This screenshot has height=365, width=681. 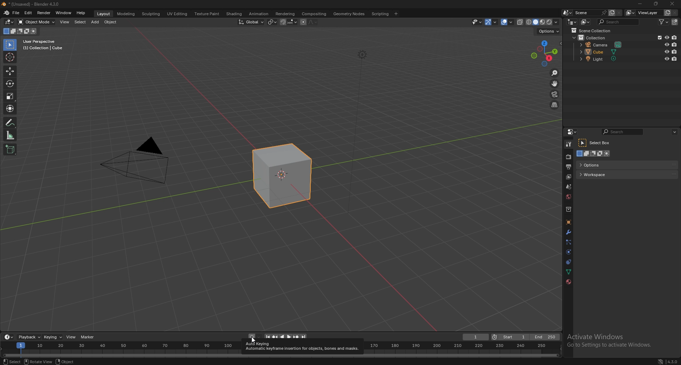 What do you see at coordinates (38, 361) in the screenshot?
I see `rotate view` at bounding box center [38, 361].